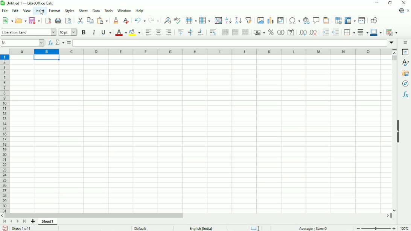  I want to click on Insert hyperlink, so click(306, 20).